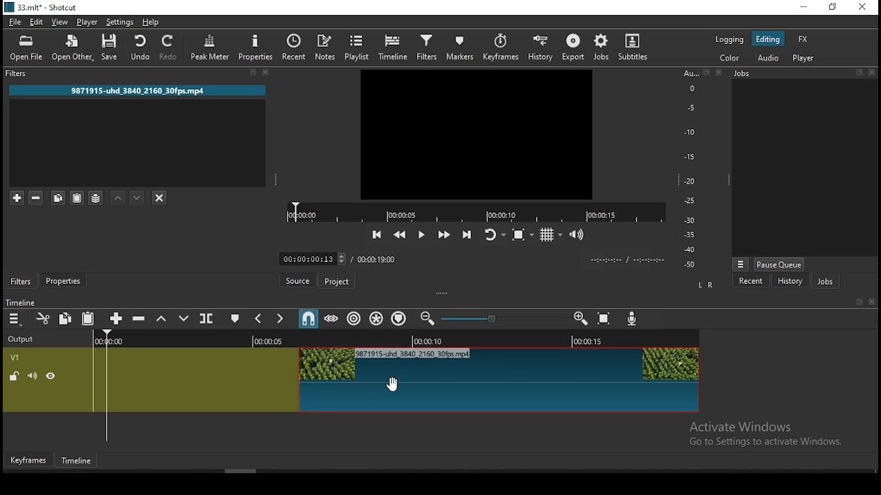  I want to click on fx, so click(803, 39).